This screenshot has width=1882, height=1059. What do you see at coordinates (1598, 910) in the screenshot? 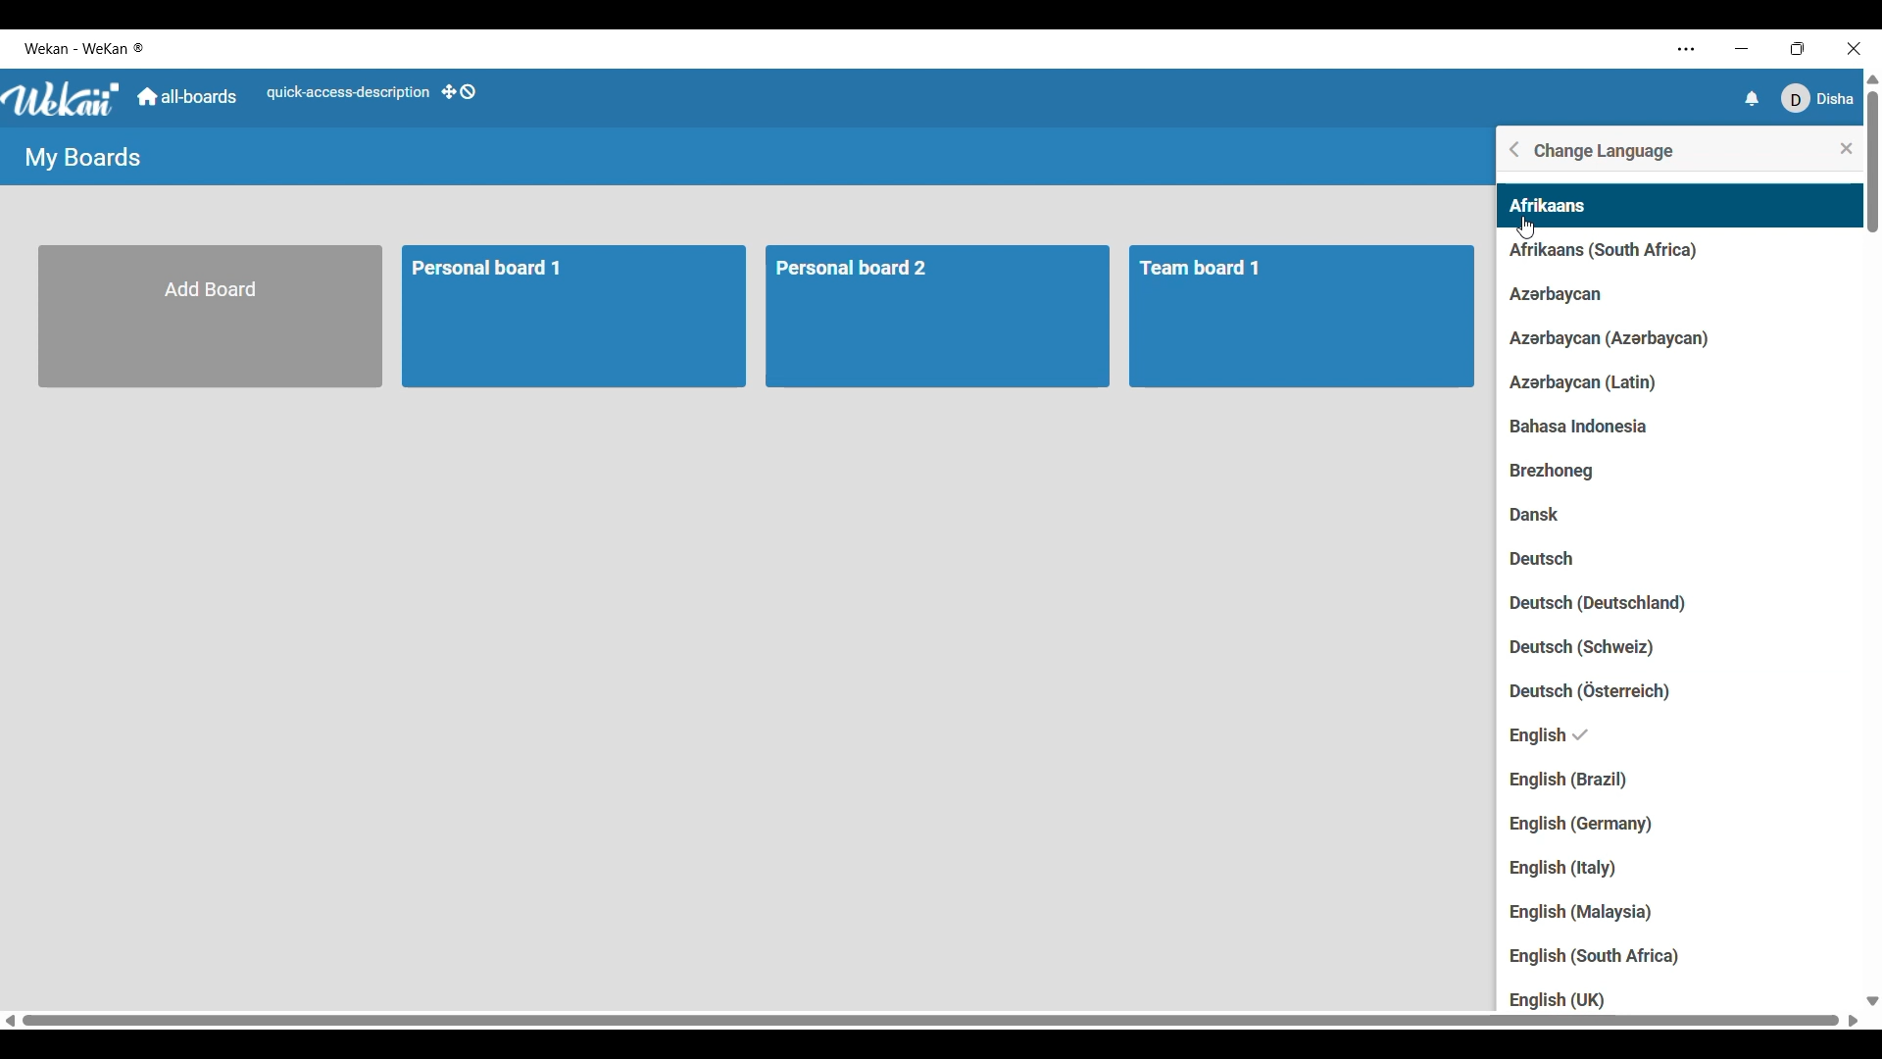
I see `English (Malaysia)` at bounding box center [1598, 910].